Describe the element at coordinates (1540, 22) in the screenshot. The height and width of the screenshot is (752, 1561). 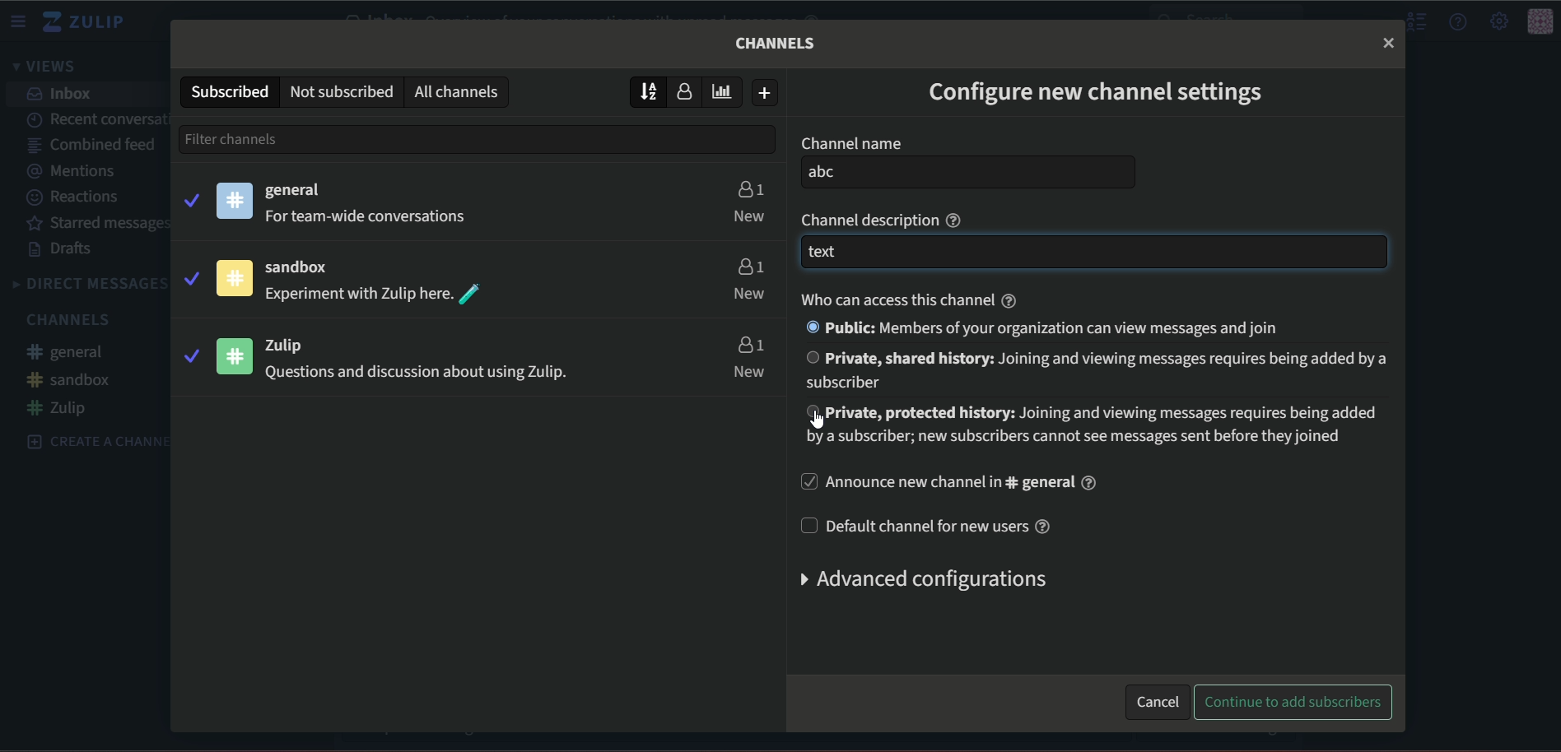
I see `icon` at that location.